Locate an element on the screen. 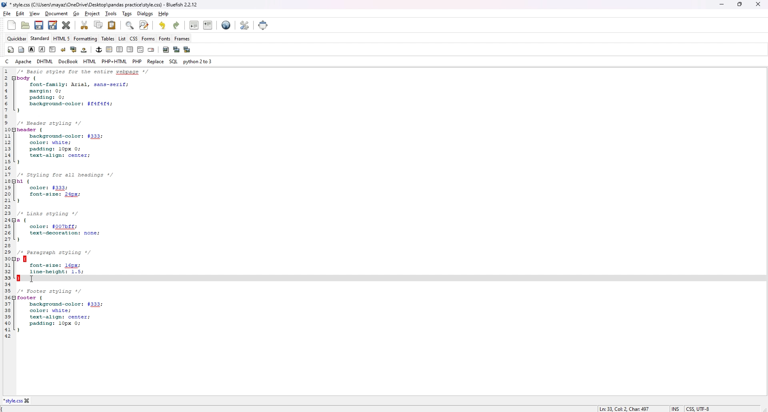 The height and width of the screenshot is (412, 768). edit is located at coordinates (20, 13).